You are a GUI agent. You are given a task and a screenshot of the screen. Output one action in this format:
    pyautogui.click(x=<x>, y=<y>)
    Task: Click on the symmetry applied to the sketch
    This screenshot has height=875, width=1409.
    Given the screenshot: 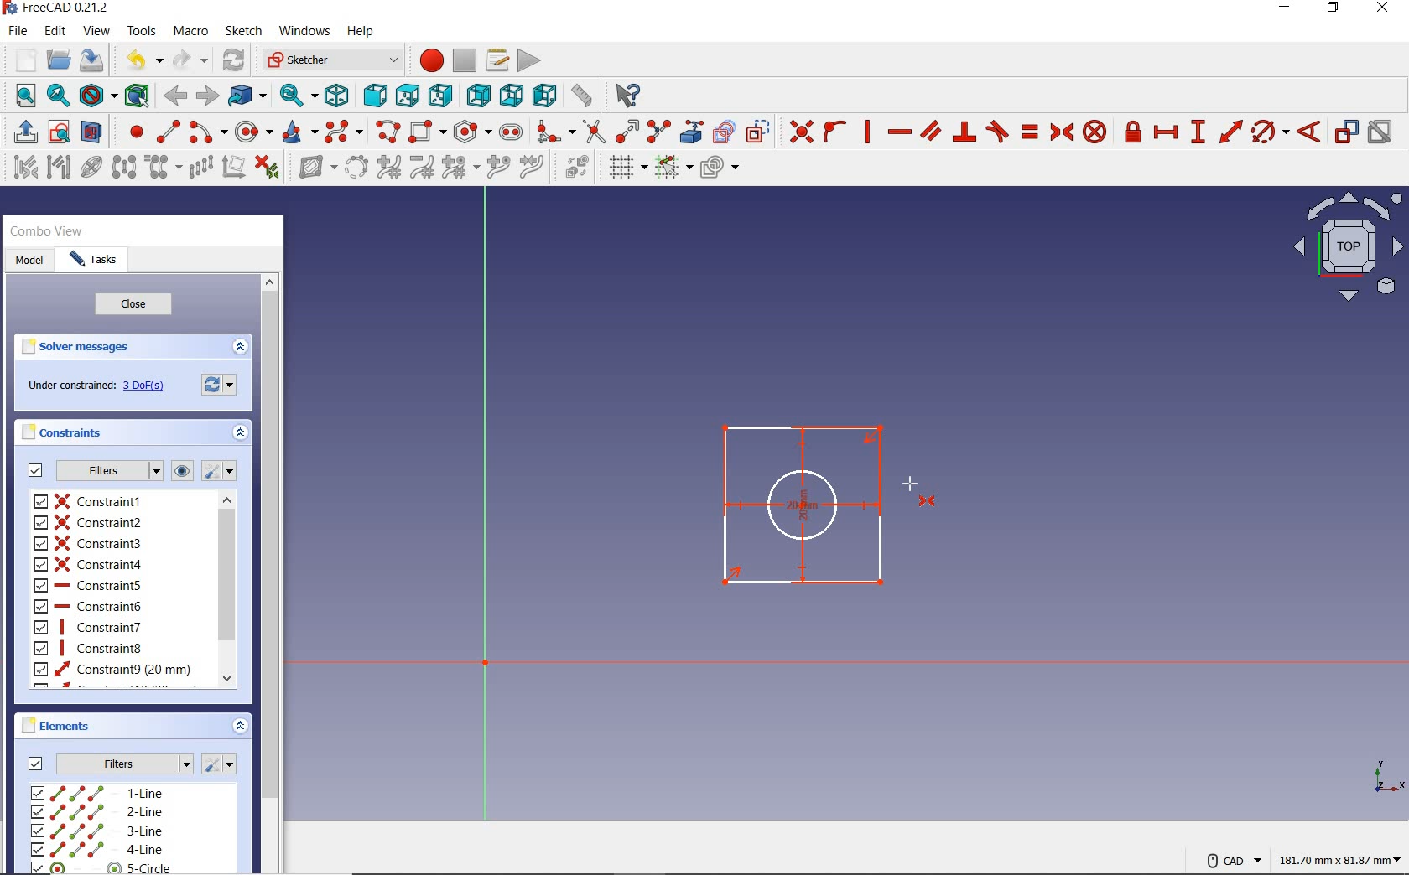 What is the action you would take?
    pyautogui.click(x=804, y=505)
    